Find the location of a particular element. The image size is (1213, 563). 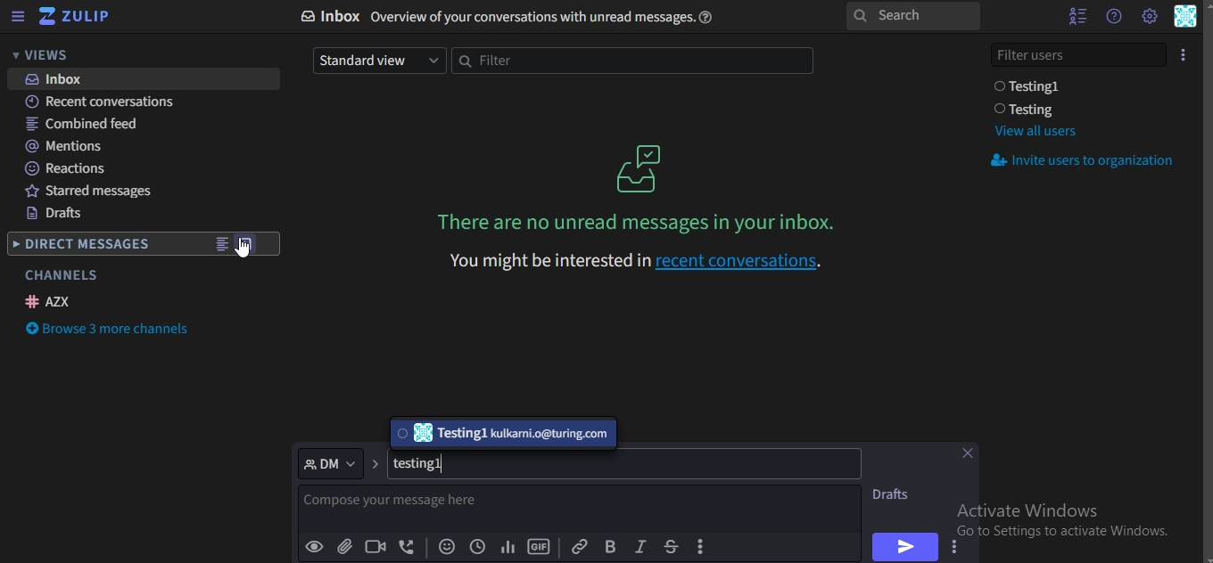

hide userlist is located at coordinates (1073, 16).